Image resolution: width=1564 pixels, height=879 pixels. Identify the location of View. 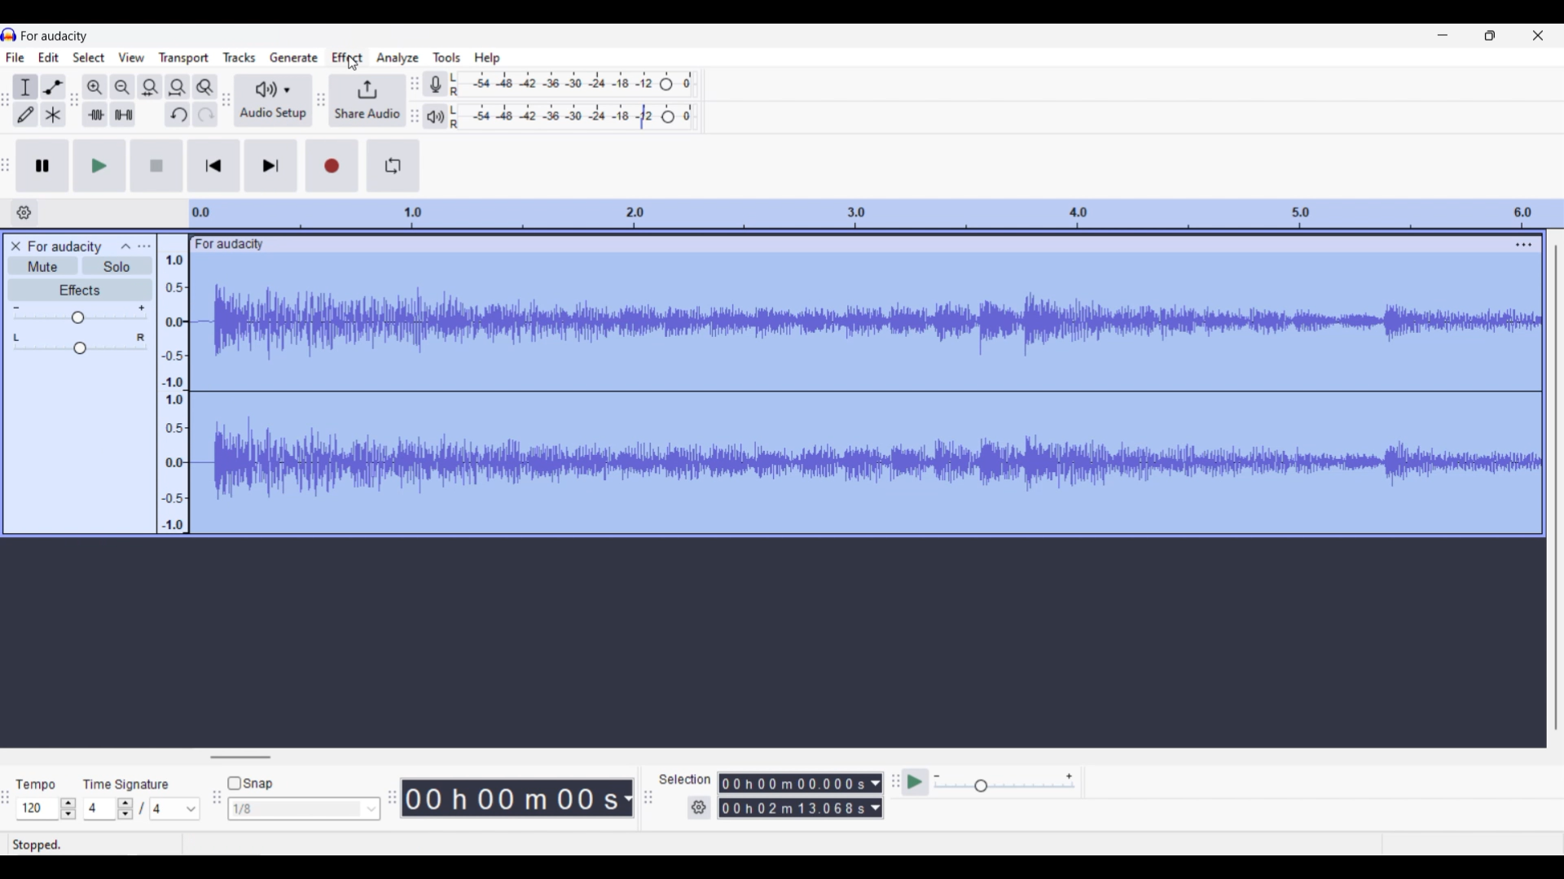
(131, 57).